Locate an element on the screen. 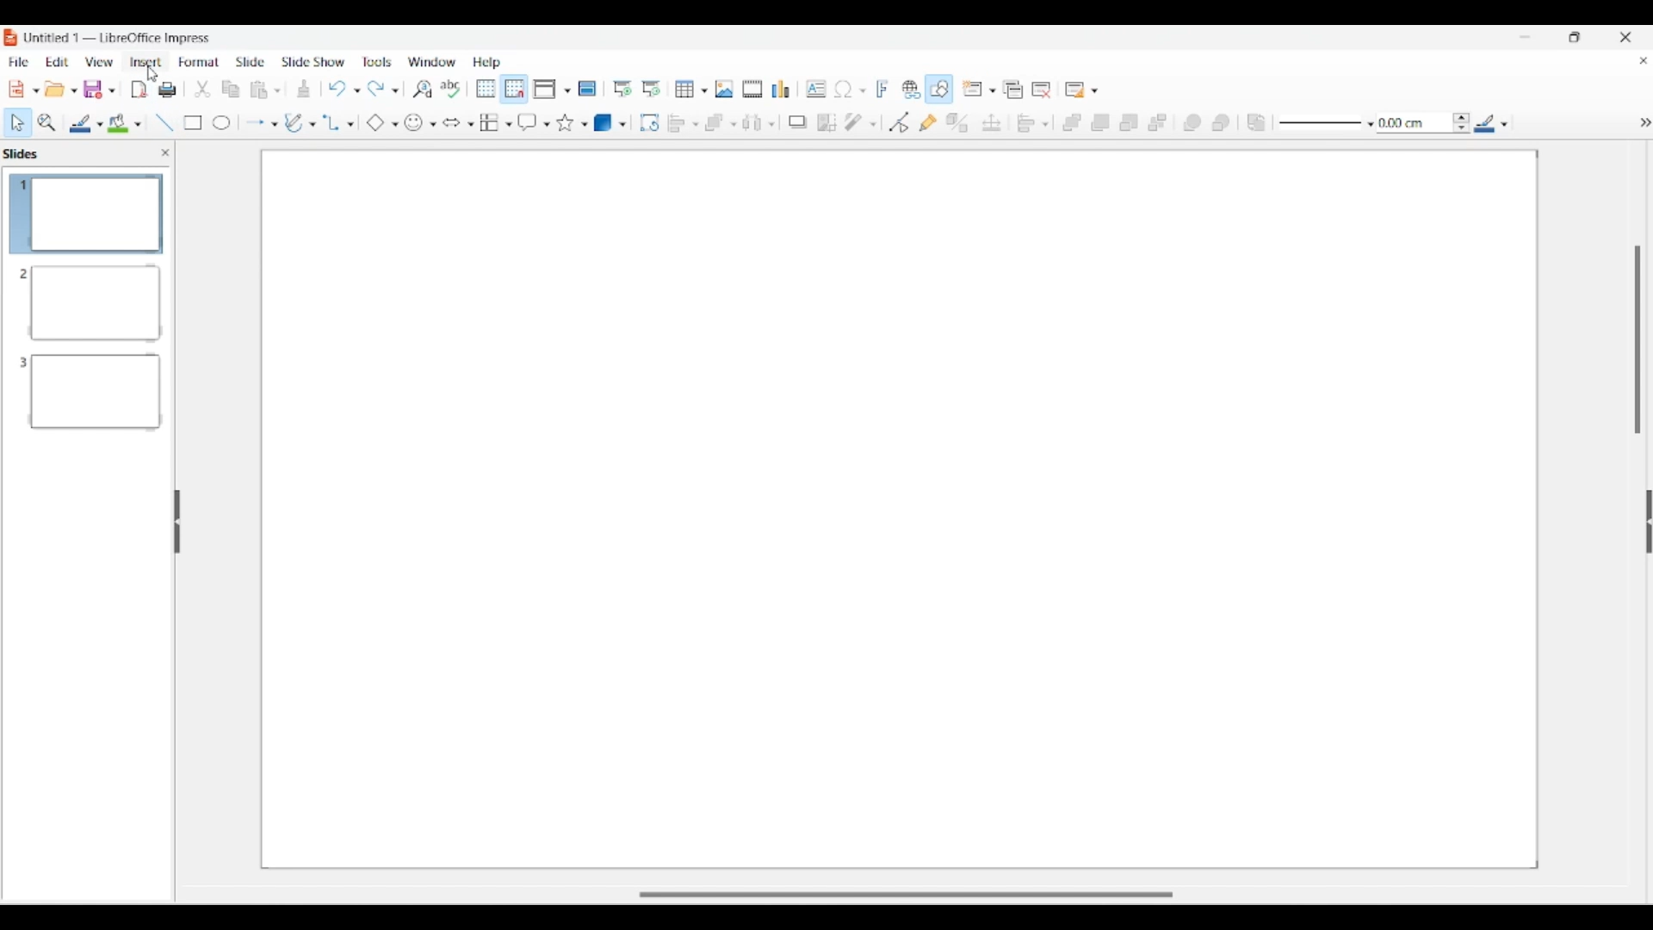  Insert audio/video is located at coordinates (752, 89).